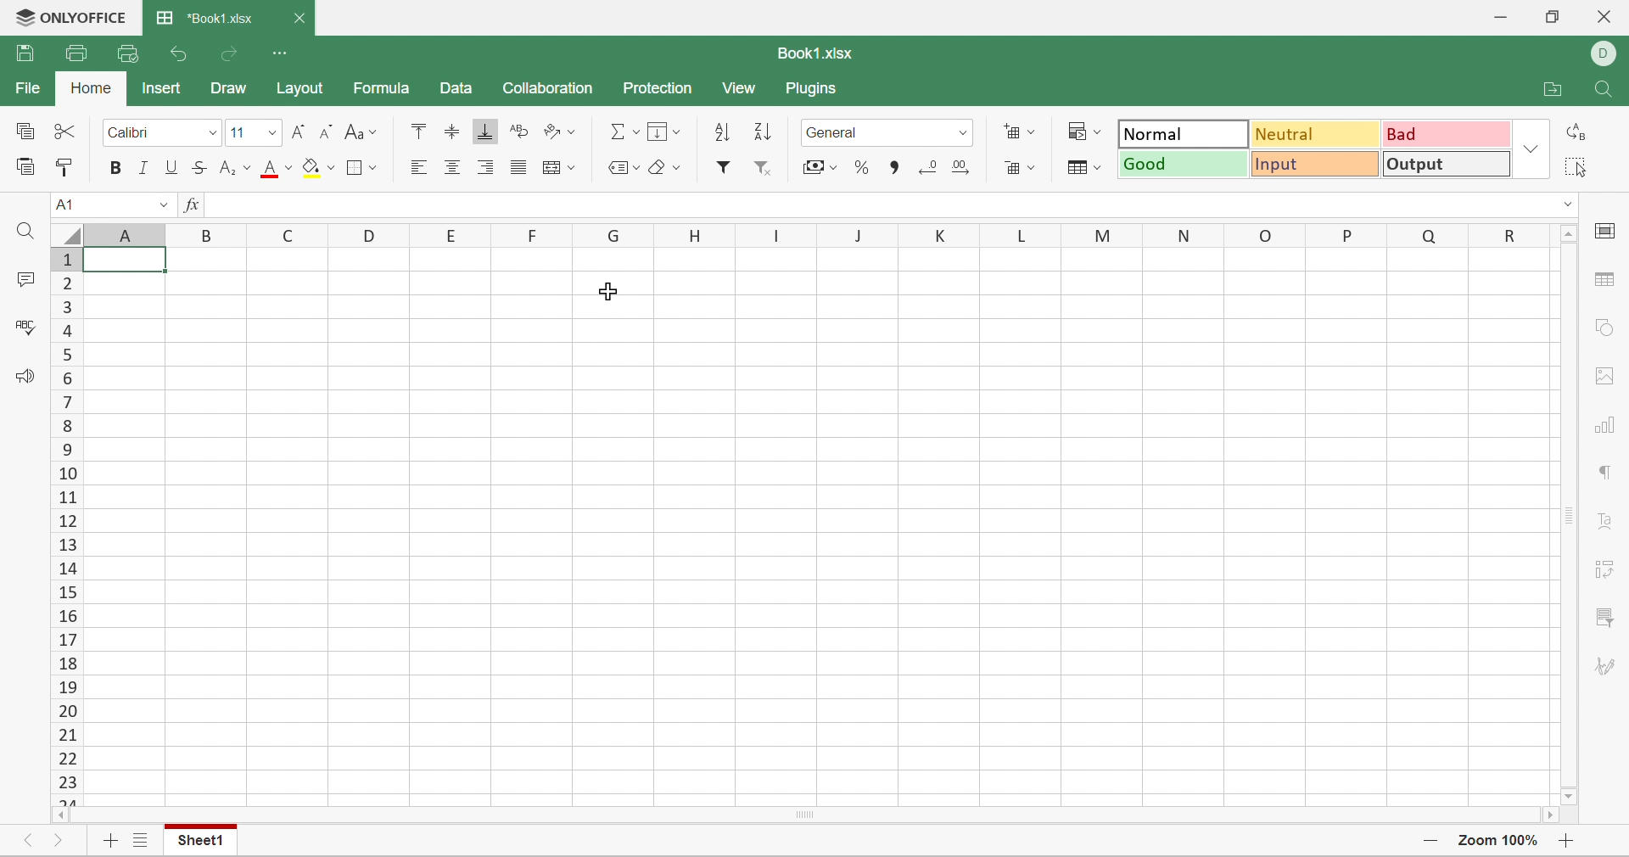  I want to click on 18, so click(67, 663).